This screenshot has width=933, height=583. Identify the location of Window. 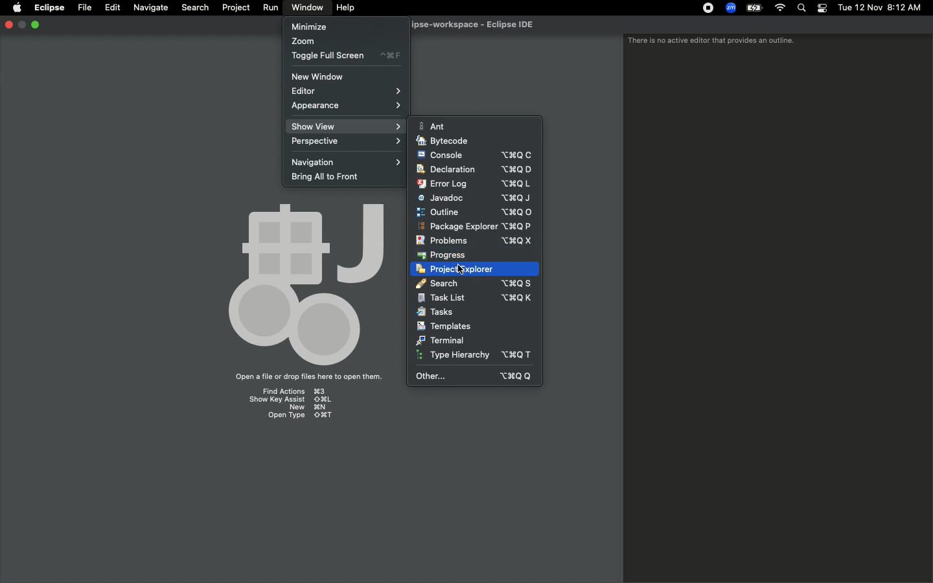
(305, 8).